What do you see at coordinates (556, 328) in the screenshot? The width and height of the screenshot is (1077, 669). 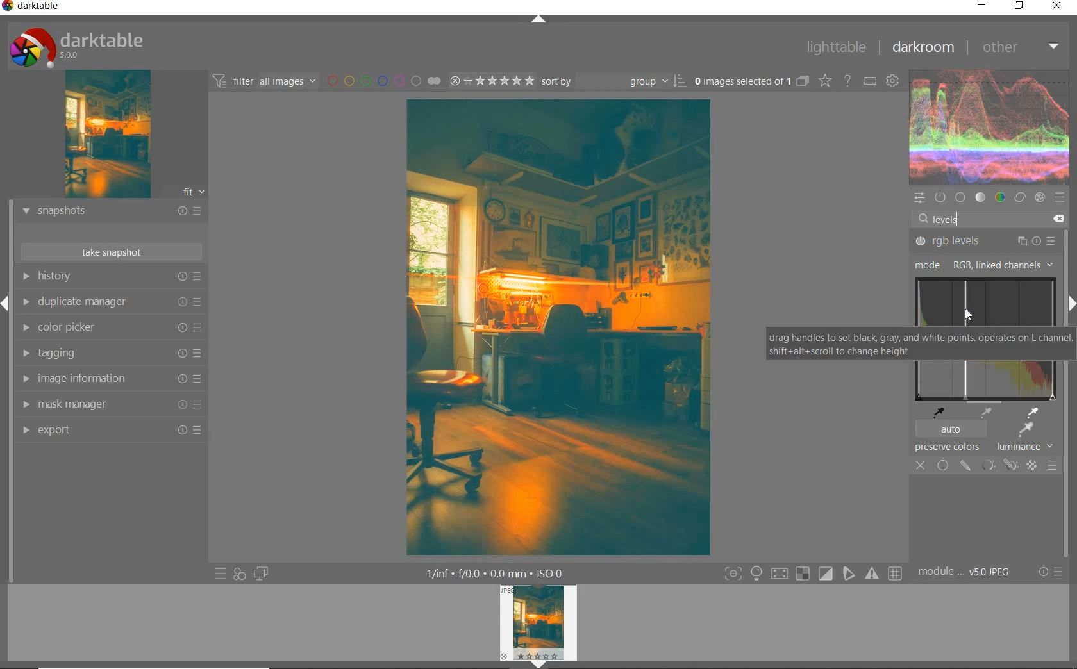 I see `selected image` at bounding box center [556, 328].